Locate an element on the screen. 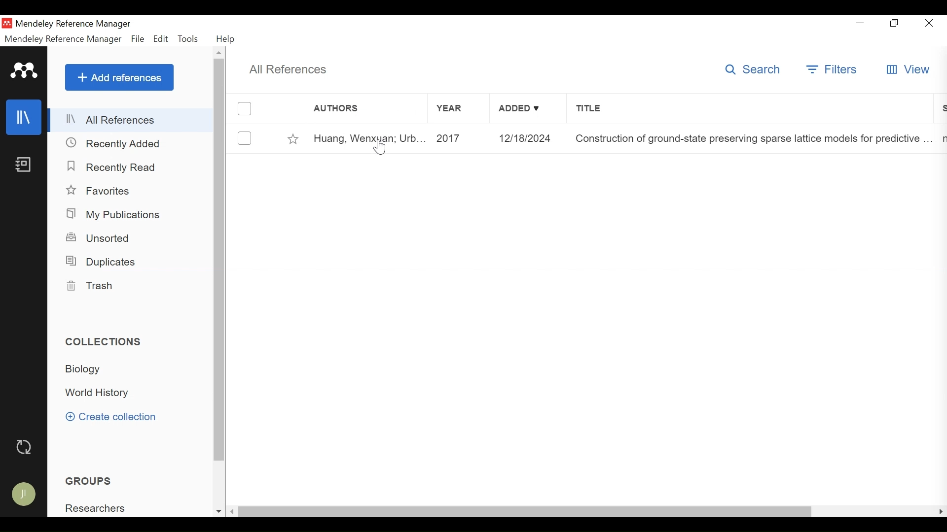 The height and width of the screenshot is (532, 947). Title is located at coordinates (749, 108).